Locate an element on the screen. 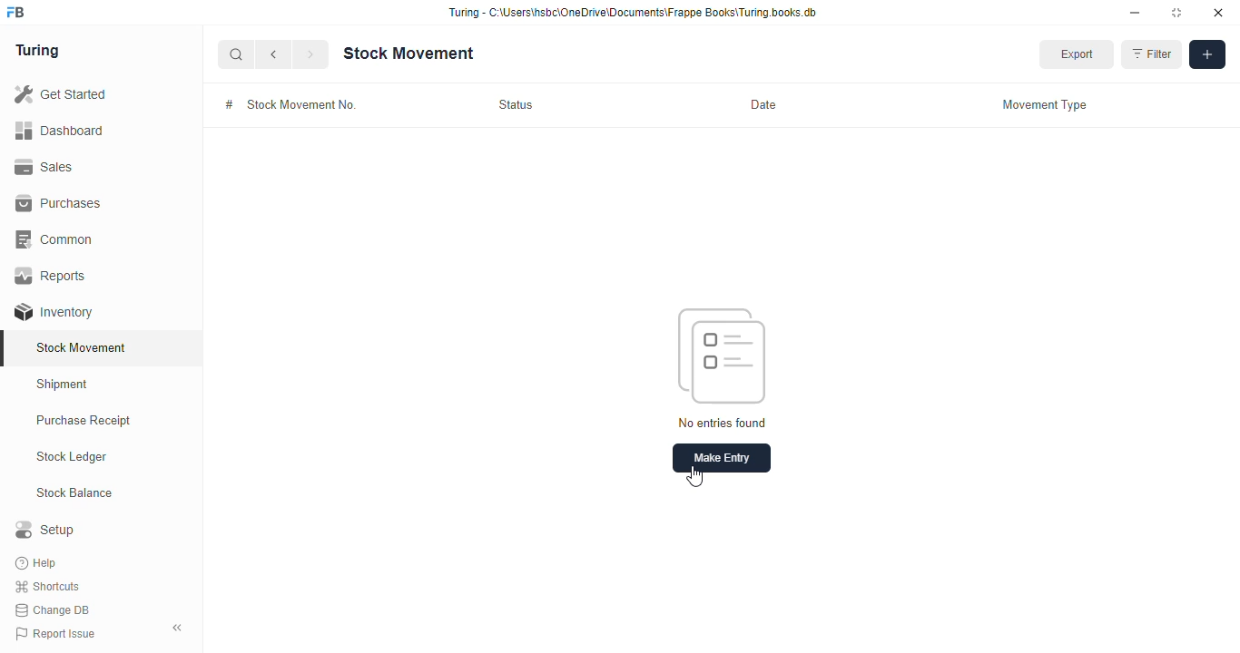  turing is located at coordinates (38, 51).